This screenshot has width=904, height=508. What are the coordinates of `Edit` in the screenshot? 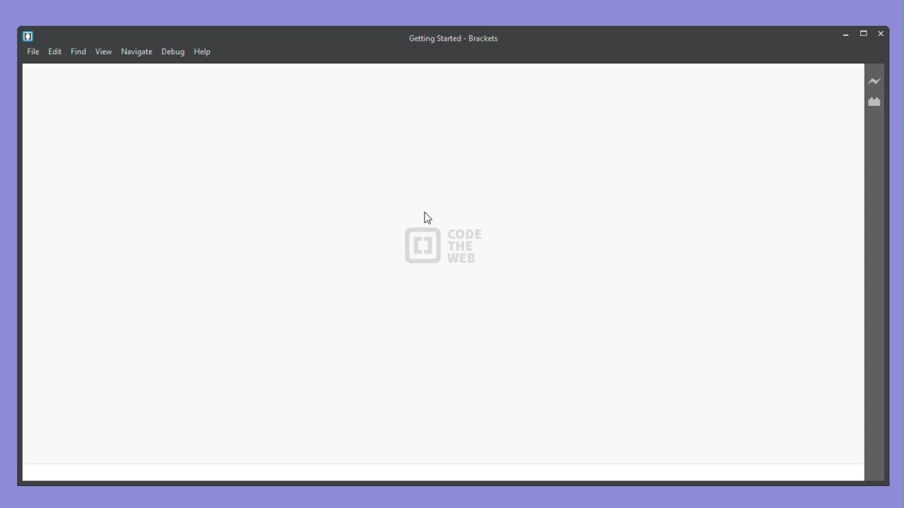 It's located at (55, 50).